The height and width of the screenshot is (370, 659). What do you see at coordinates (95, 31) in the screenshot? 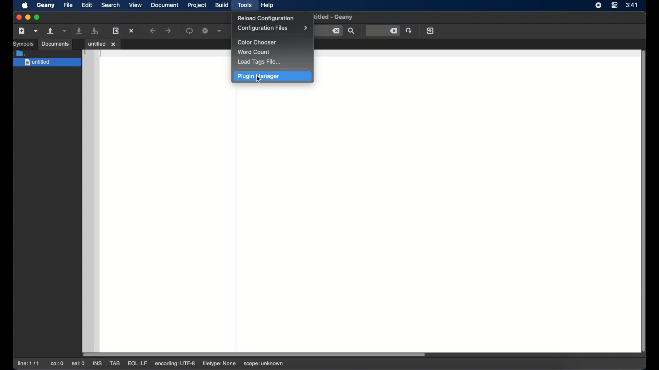
I see `save all open files` at bounding box center [95, 31].